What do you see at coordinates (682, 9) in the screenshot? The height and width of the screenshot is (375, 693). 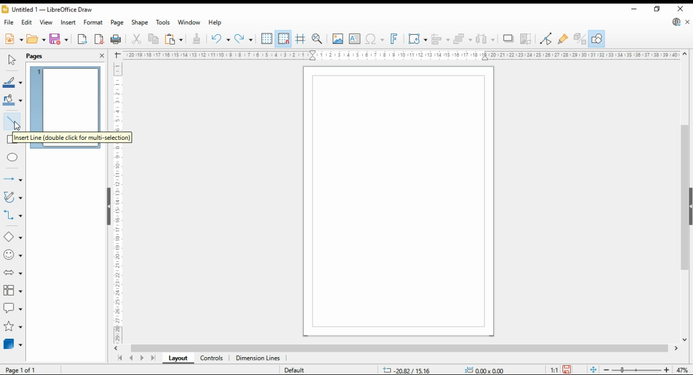 I see `close window` at bounding box center [682, 9].